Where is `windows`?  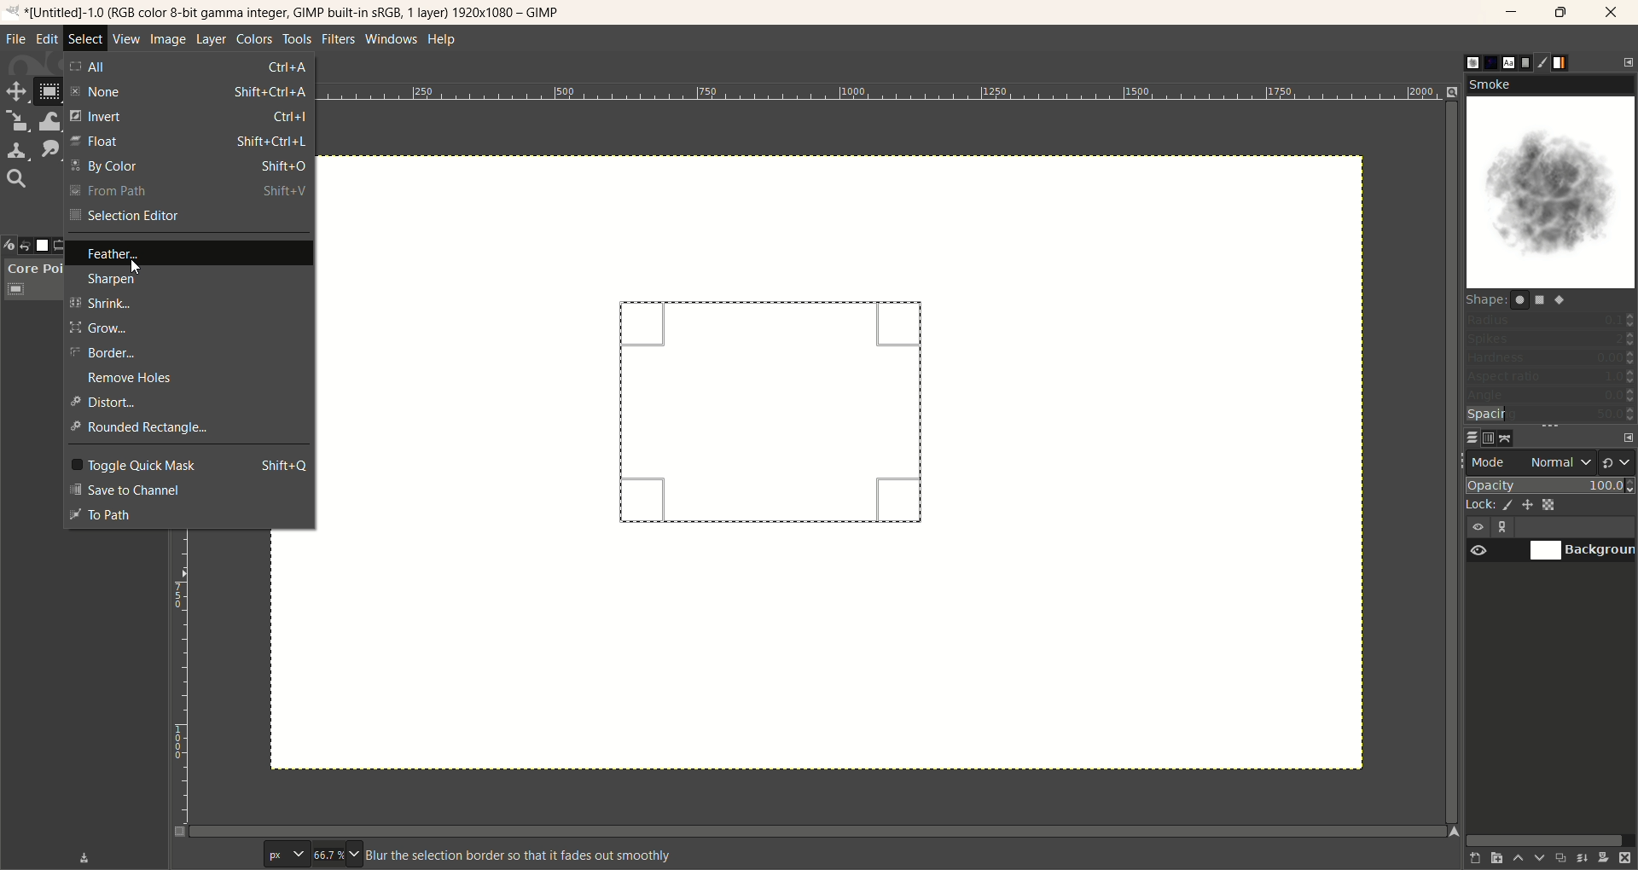
windows is located at coordinates (390, 38).